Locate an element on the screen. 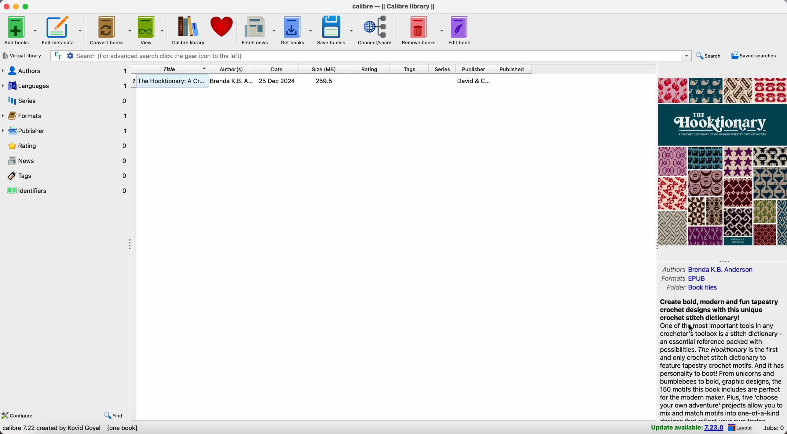 The image size is (787, 434). publisher is located at coordinates (474, 69).